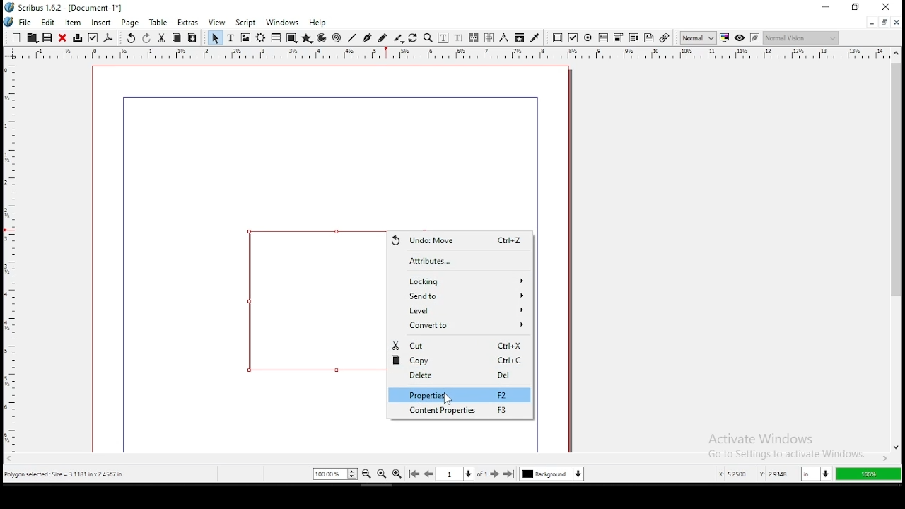 The width and height of the screenshot is (905, 509). I want to click on save as pdf, so click(108, 38).